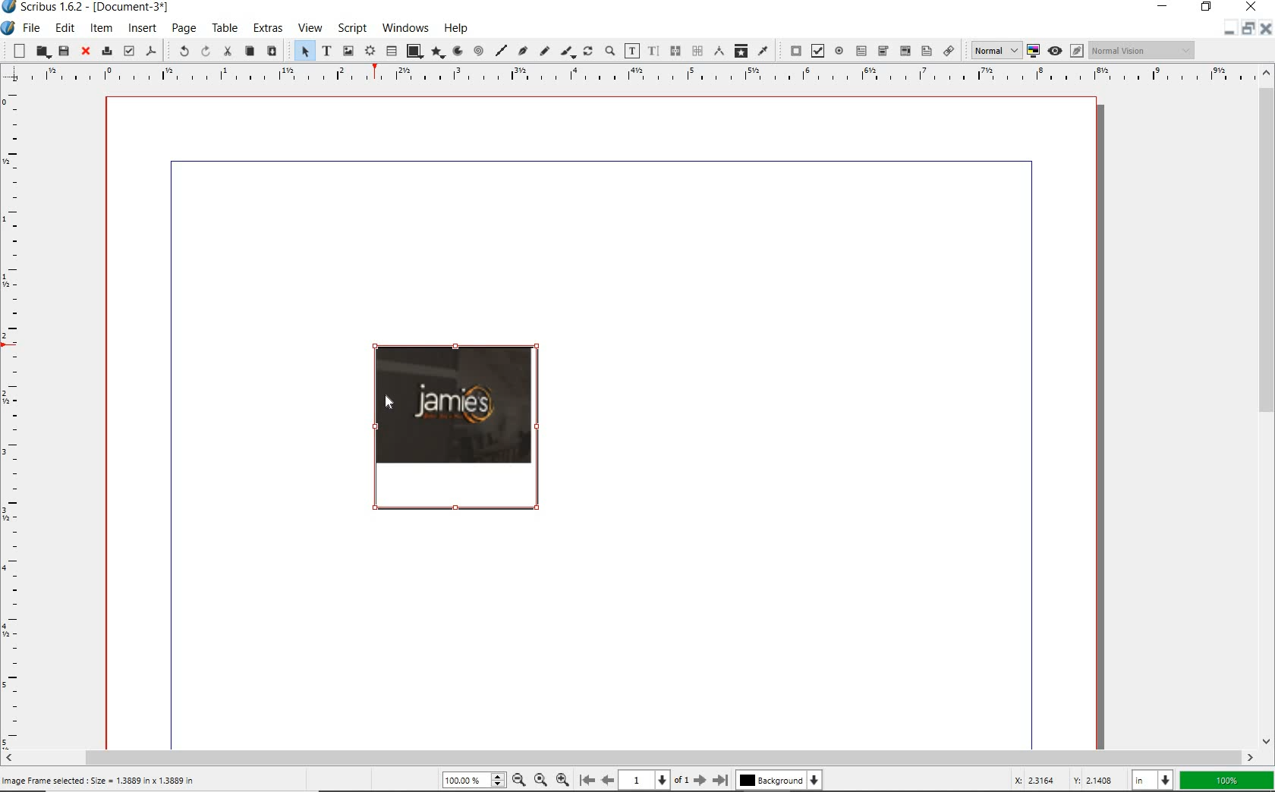 Image resolution: width=1275 pixels, height=792 pixels. I want to click on INSERT AN IMAGE FRAME, so click(101, 780).